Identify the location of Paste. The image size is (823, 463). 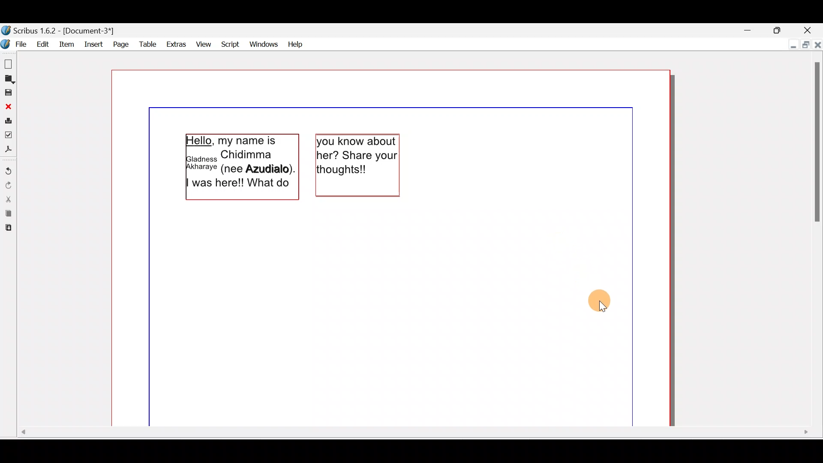
(9, 230).